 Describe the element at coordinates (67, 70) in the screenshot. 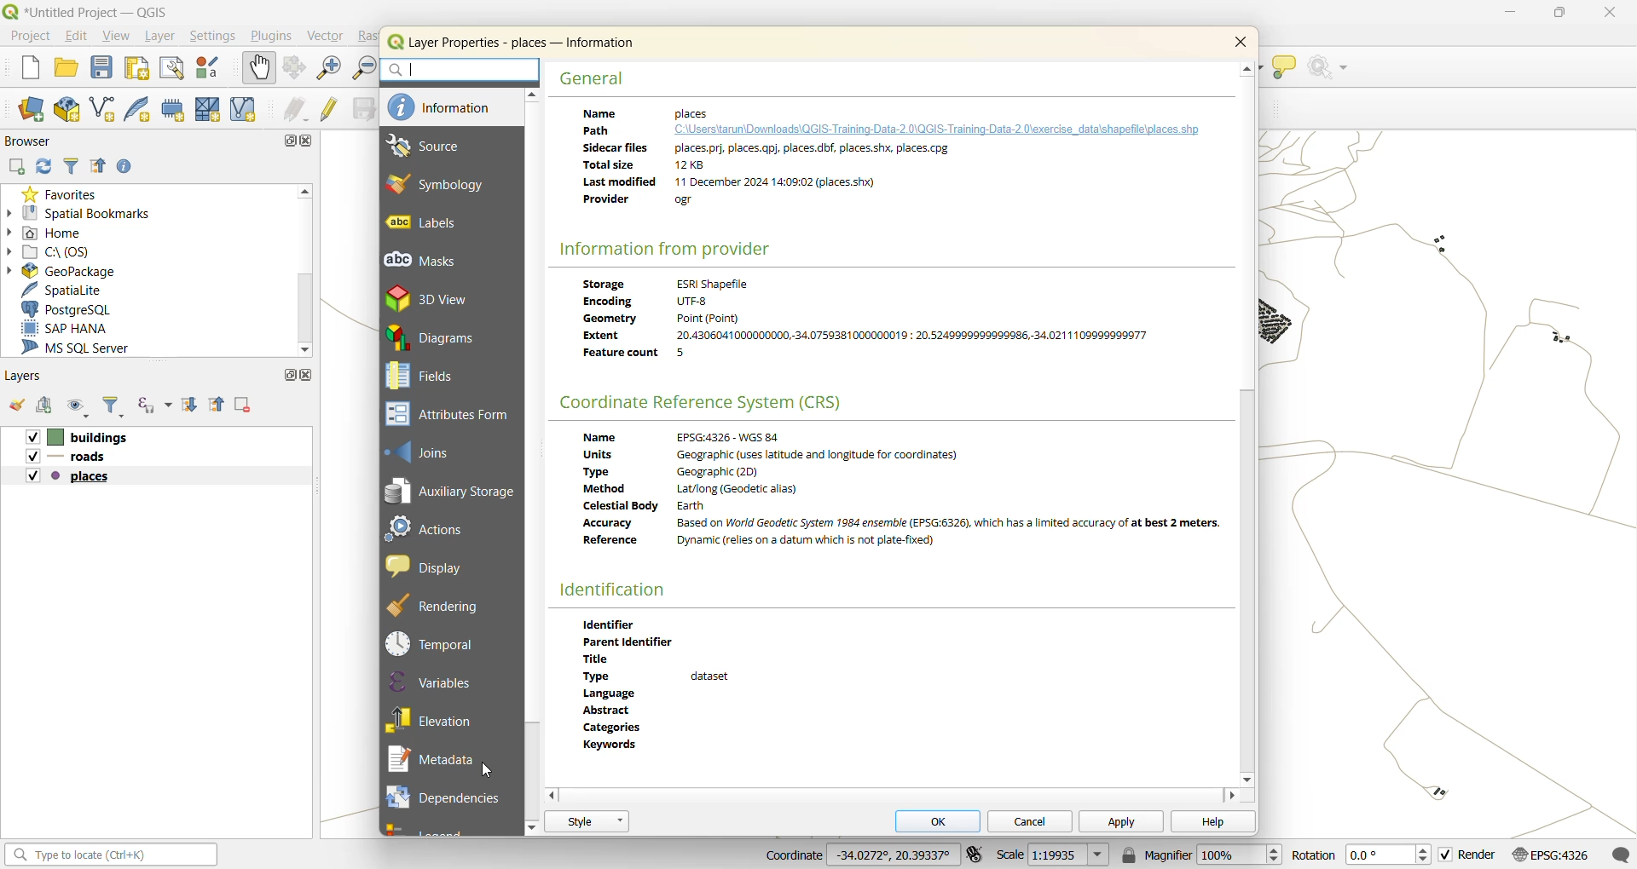

I see `open` at that location.